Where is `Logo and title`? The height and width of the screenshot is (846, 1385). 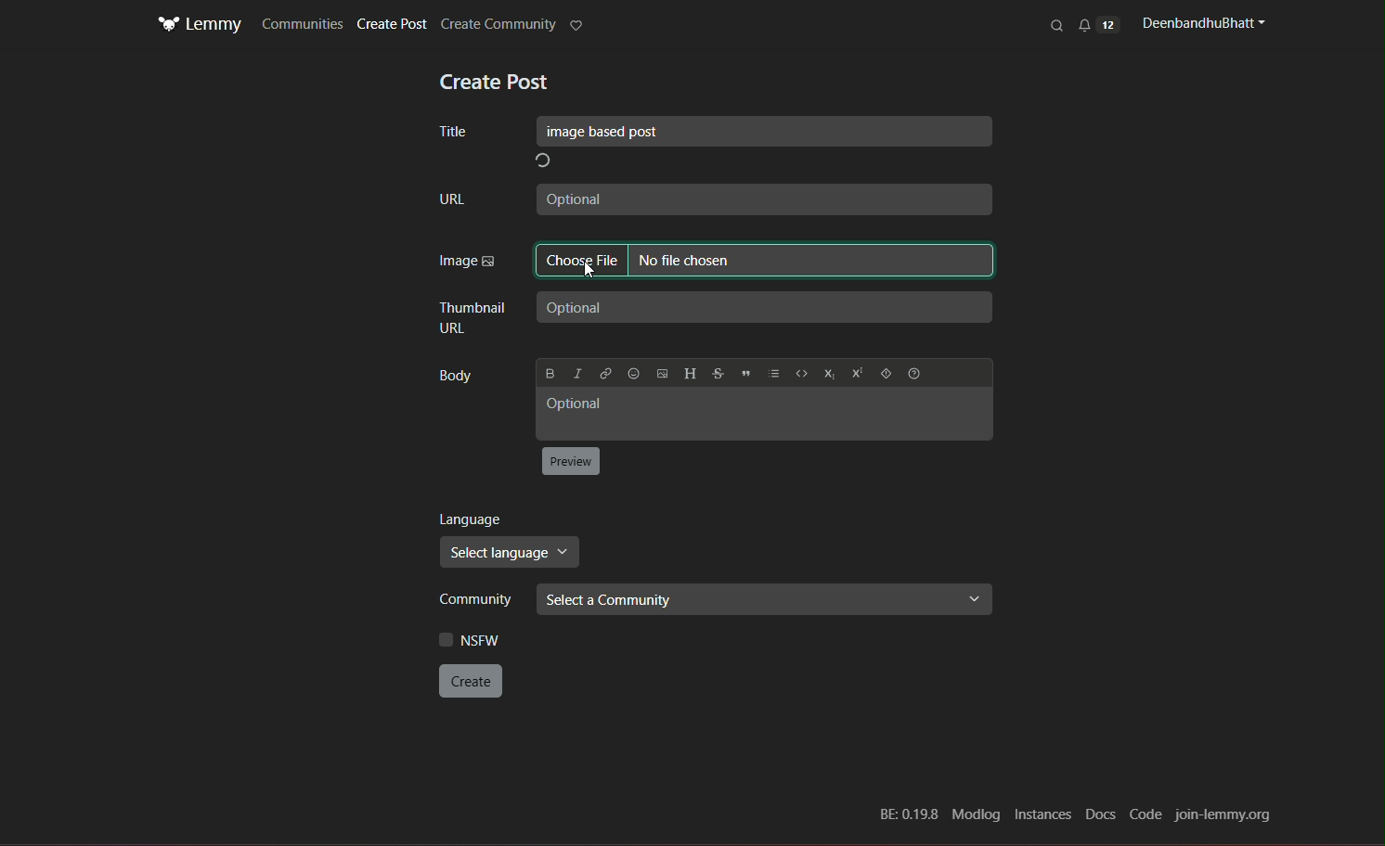
Logo and title is located at coordinates (200, 25).